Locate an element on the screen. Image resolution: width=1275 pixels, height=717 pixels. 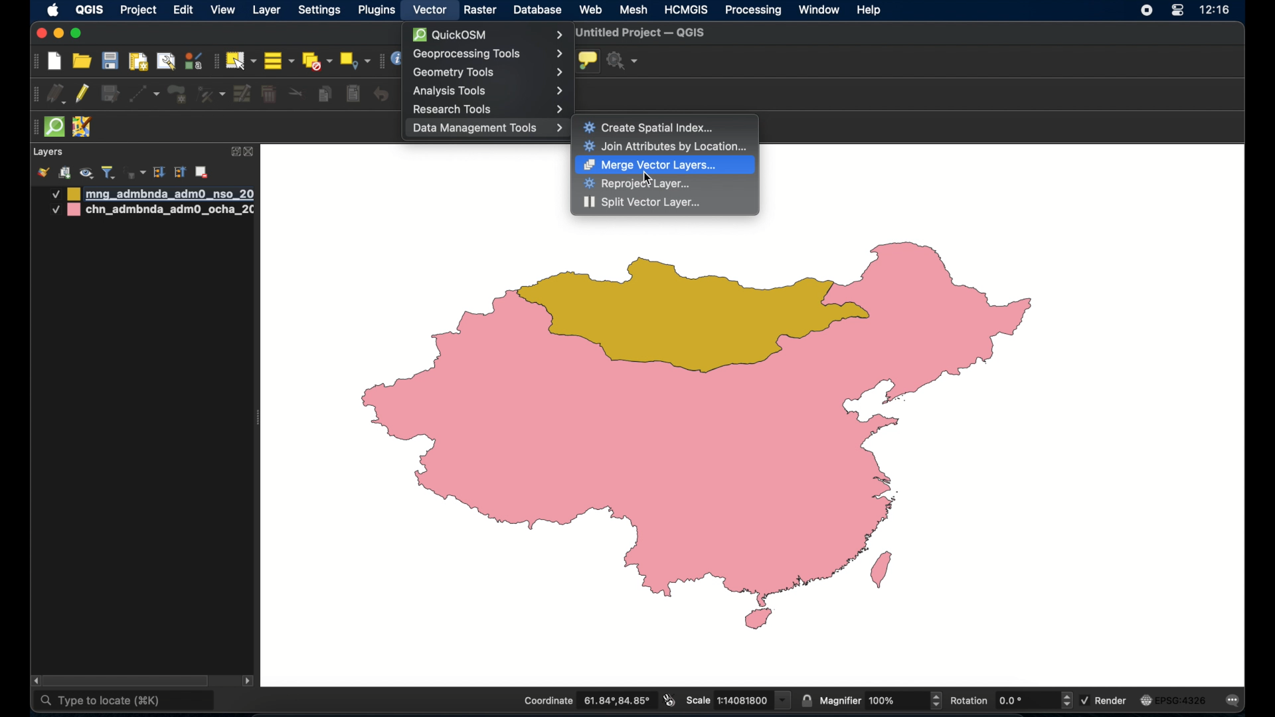
digitize with segment is located at coordinates (143, 93).